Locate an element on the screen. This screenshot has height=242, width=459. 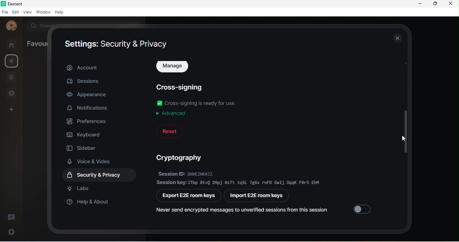
account is located at coordinates (100, 67).